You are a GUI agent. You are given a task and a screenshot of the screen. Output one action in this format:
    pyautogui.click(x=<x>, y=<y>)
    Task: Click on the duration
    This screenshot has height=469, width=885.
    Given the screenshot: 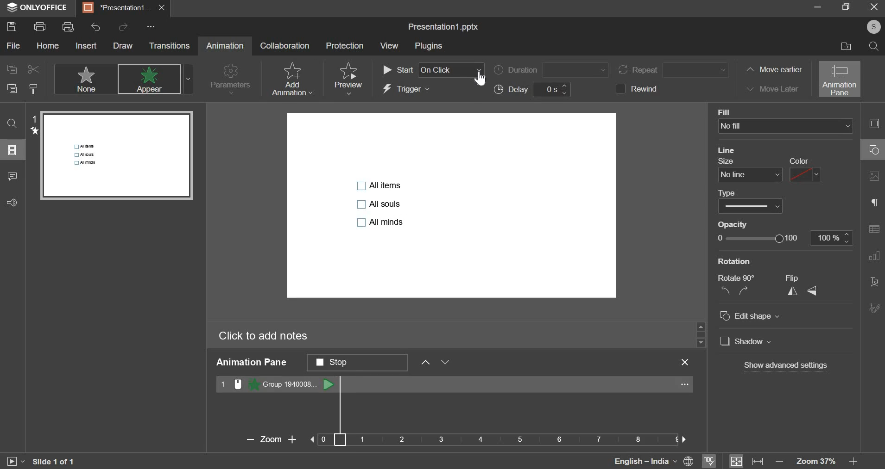 What is the action you would take?
    pyautogui.click(x=550, y=70)
    